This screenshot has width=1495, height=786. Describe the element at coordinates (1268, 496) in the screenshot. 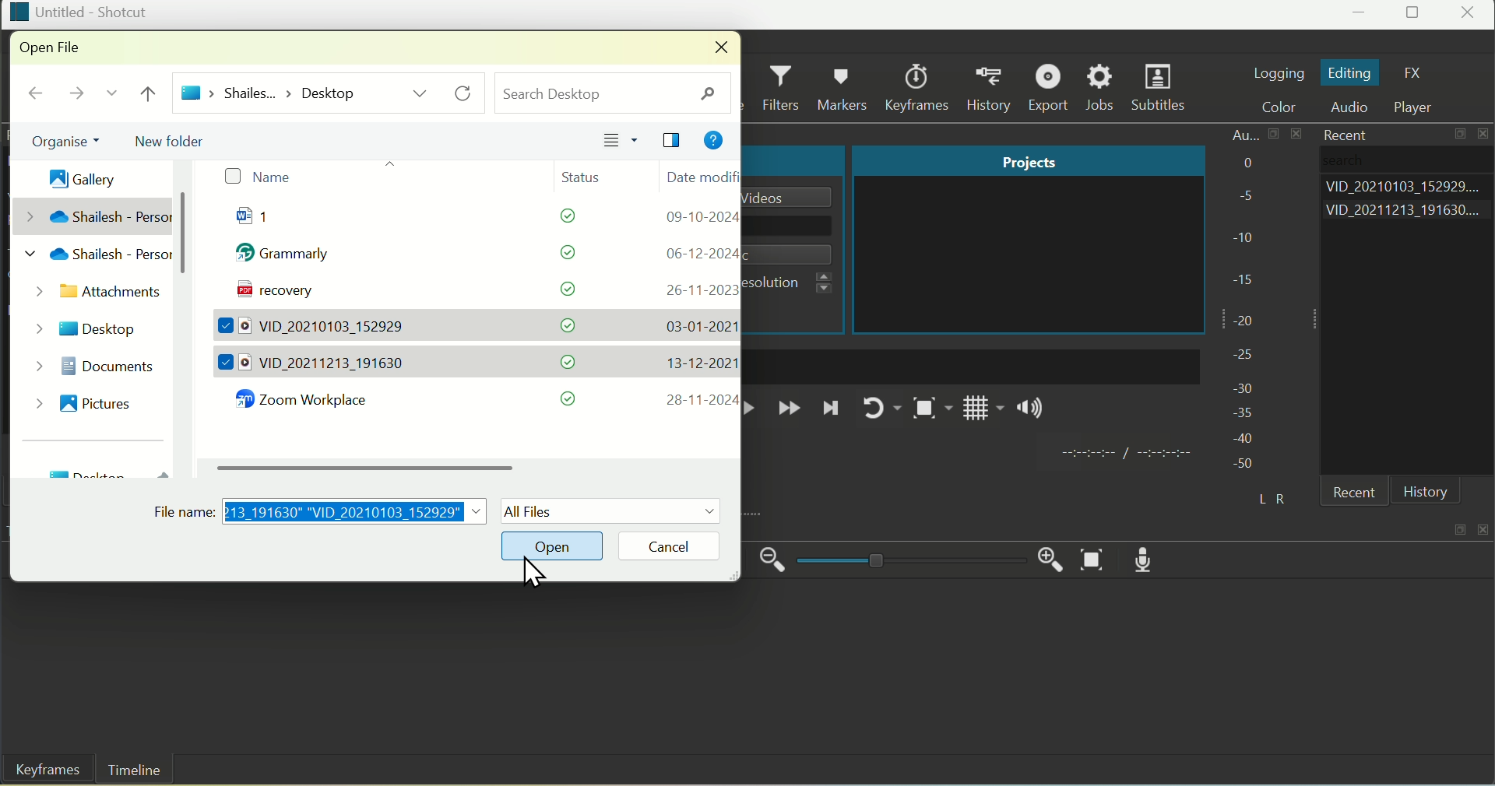

I see `L R` at that location.